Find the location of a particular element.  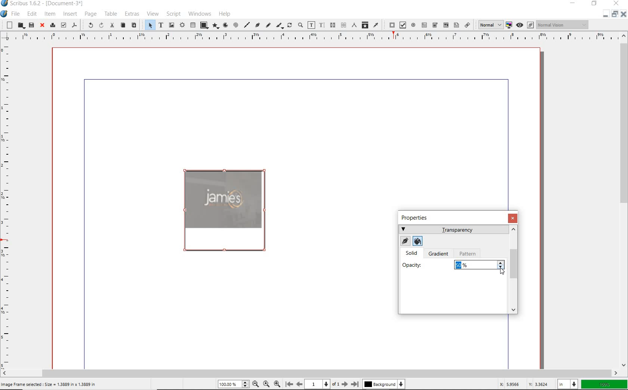

GRADIENT is located at coordinates (440, 254).